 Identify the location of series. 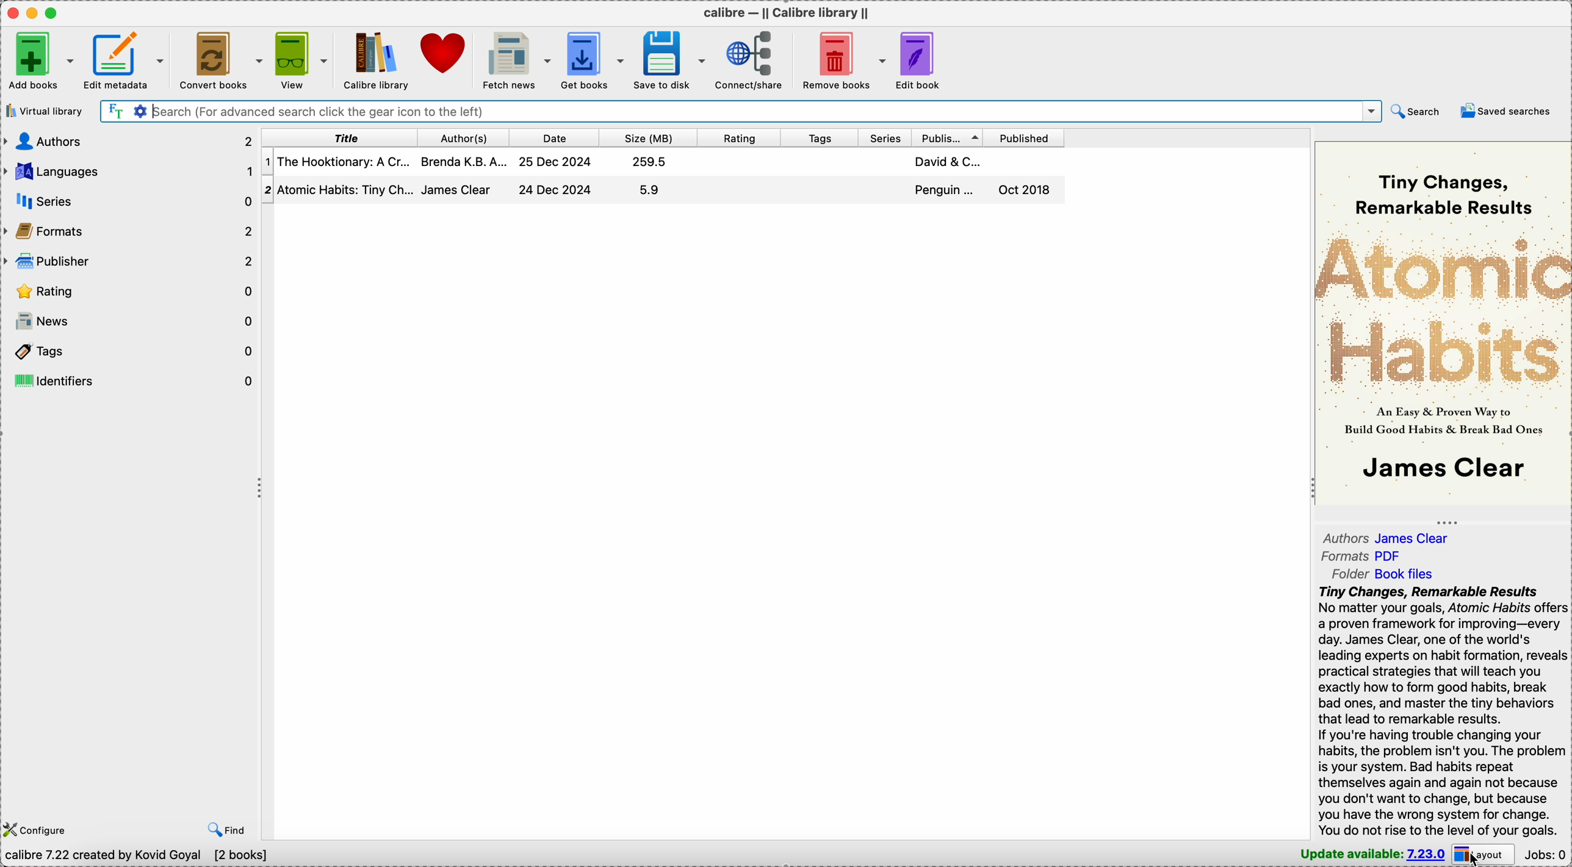
(887, 137).